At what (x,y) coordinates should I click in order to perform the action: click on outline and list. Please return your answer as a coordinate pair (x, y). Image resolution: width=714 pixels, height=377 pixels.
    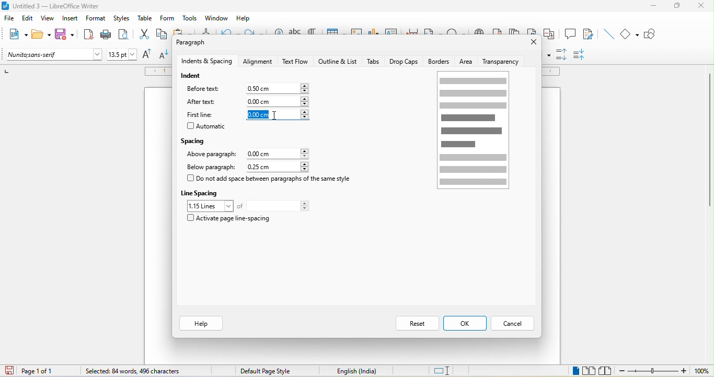
    Looking at the image, I should click on (337, 61).